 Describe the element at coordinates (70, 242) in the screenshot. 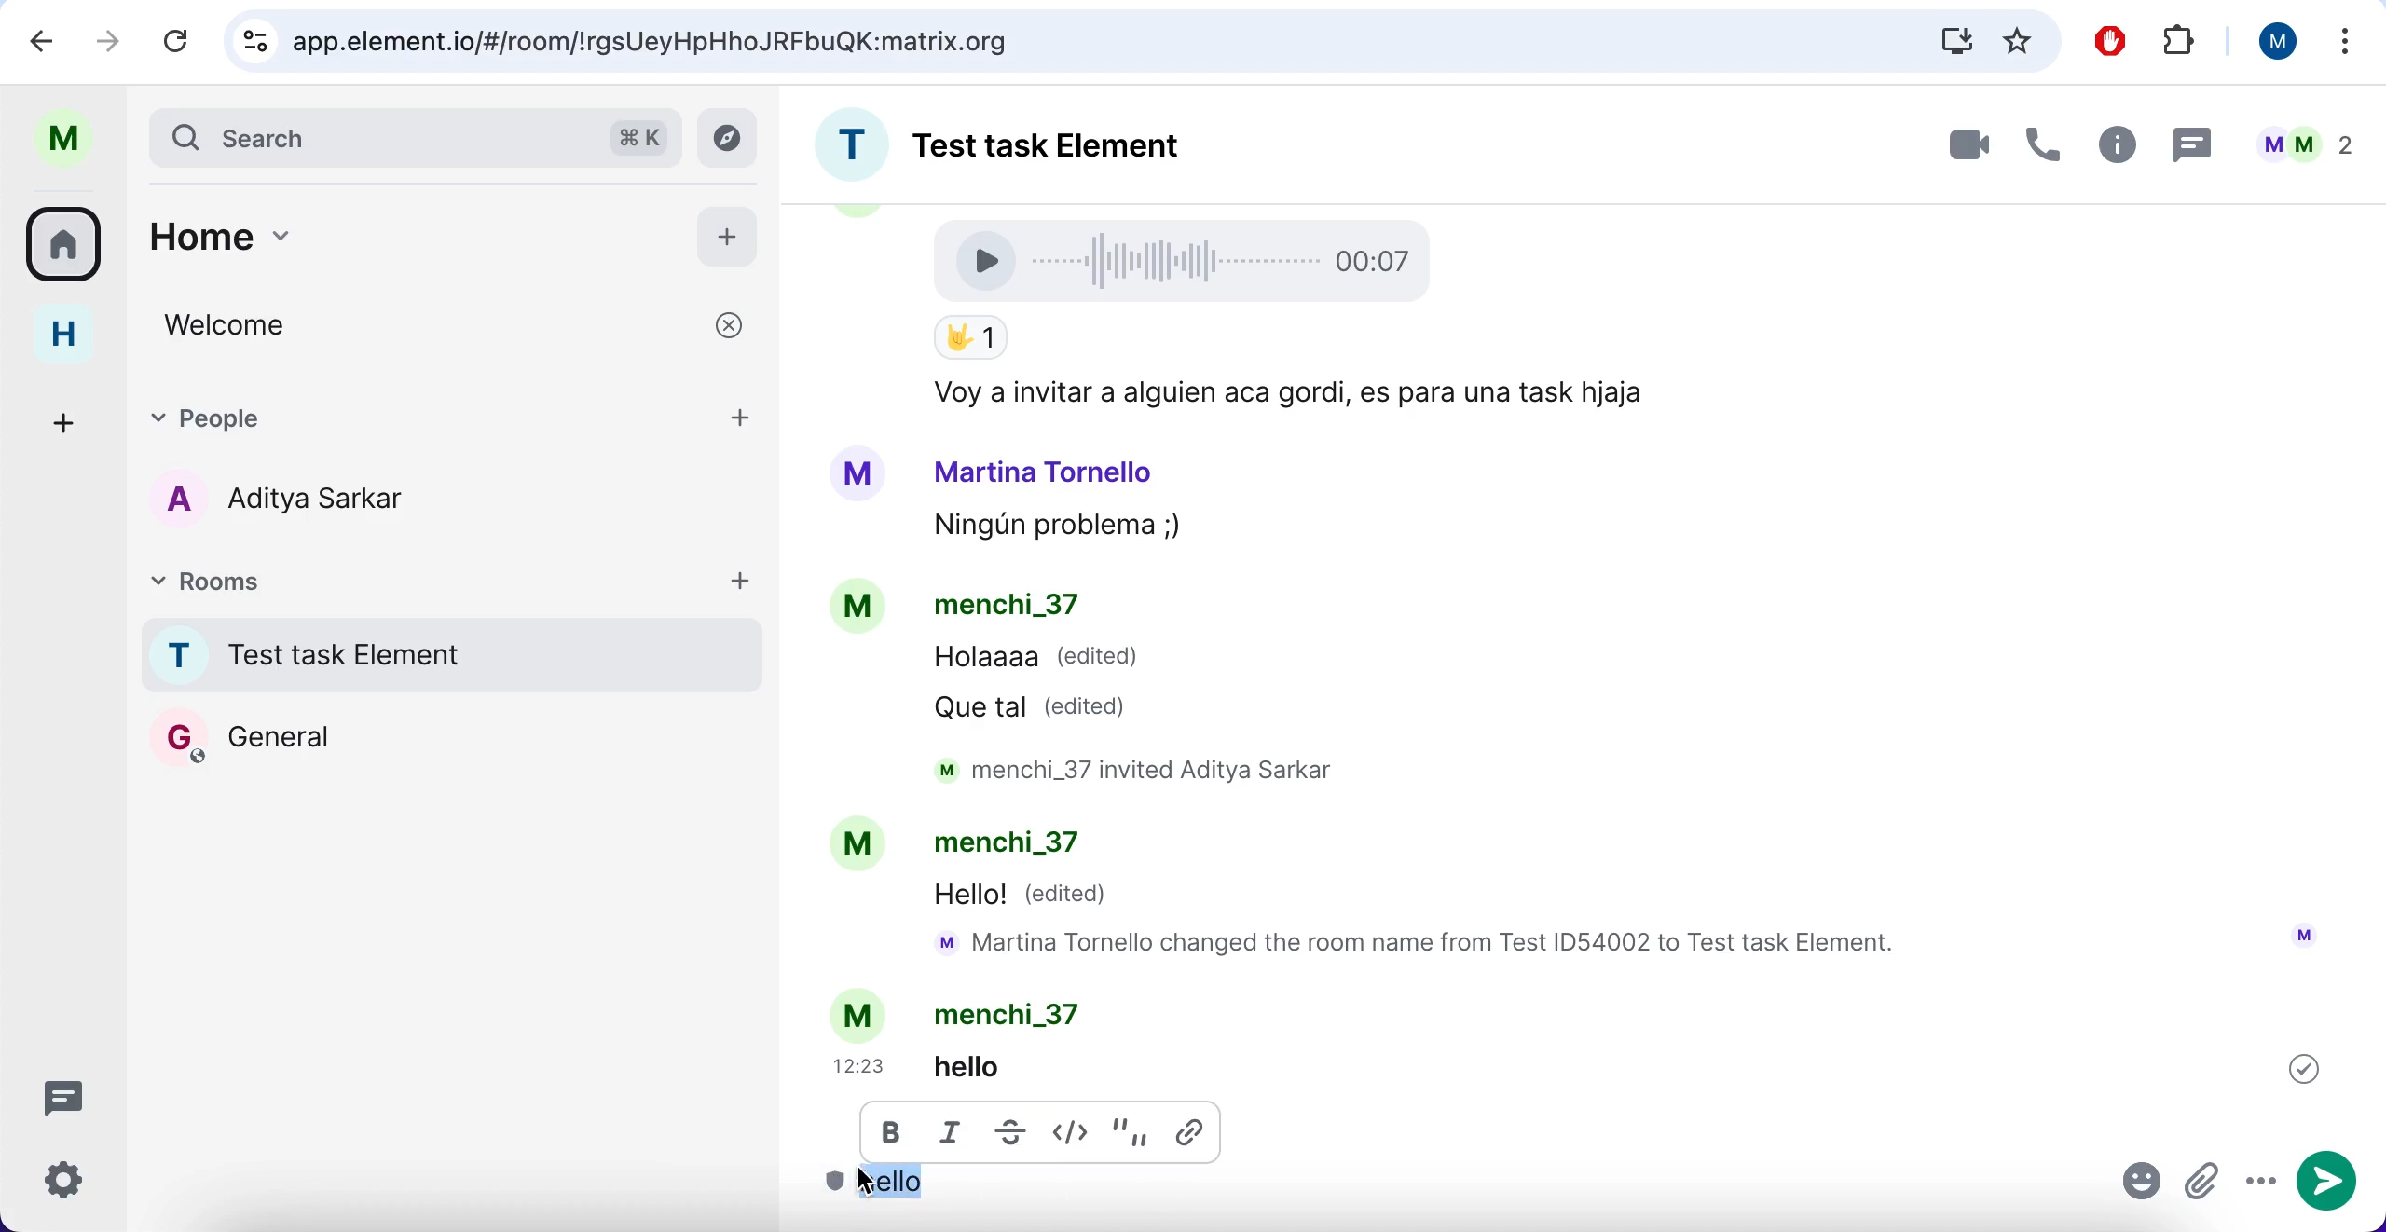

I see `rooms` at that location.